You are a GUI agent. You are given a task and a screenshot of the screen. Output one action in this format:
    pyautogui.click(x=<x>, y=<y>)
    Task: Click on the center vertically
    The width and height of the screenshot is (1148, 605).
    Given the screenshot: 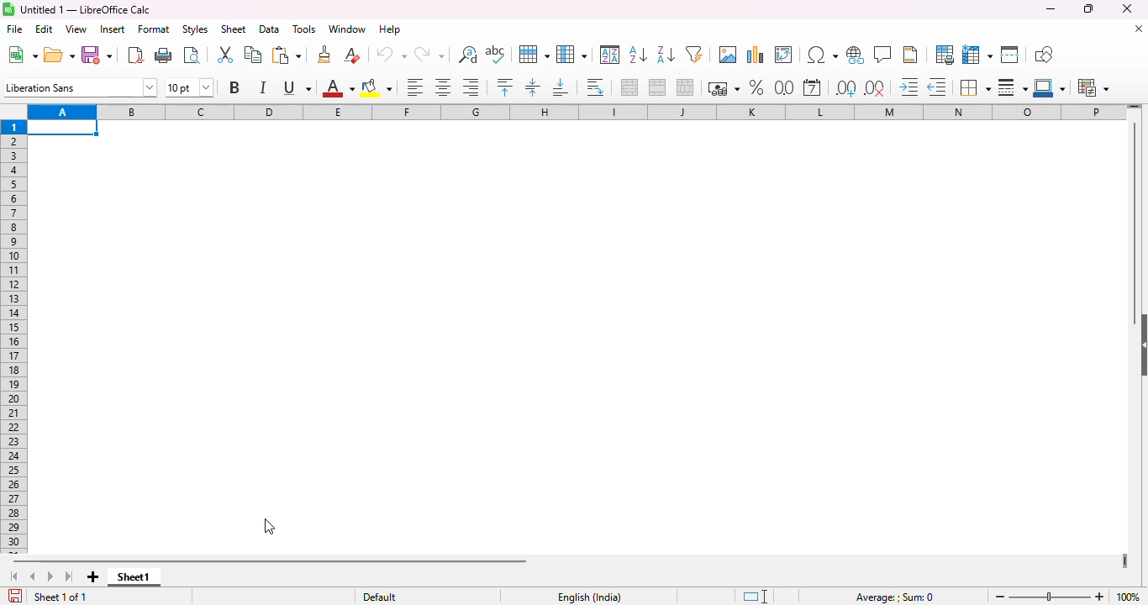 What is the action you would take?
    pyautogui.click(x=533, y=87)
    